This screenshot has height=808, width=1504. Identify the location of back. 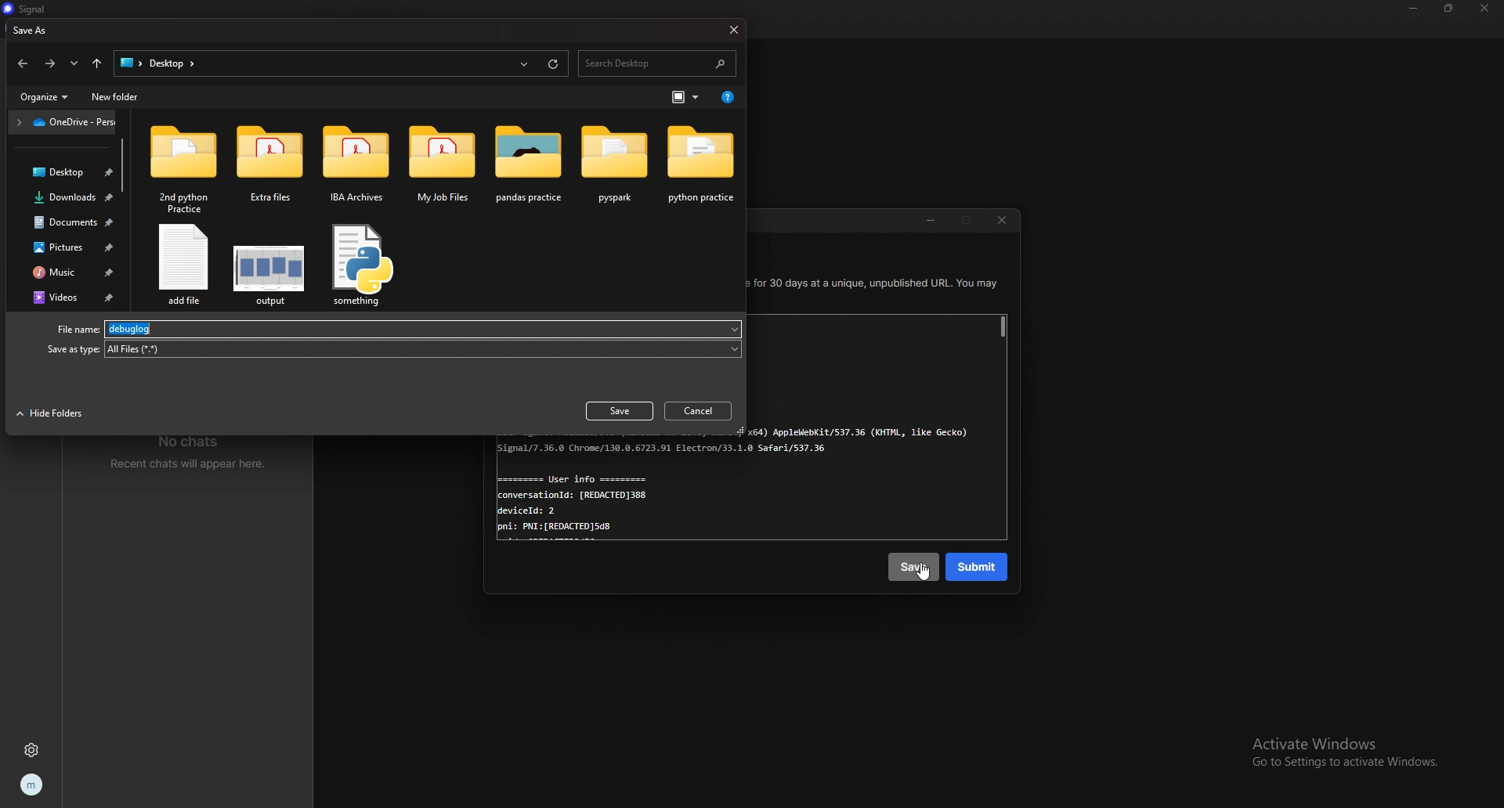
(22, 64).